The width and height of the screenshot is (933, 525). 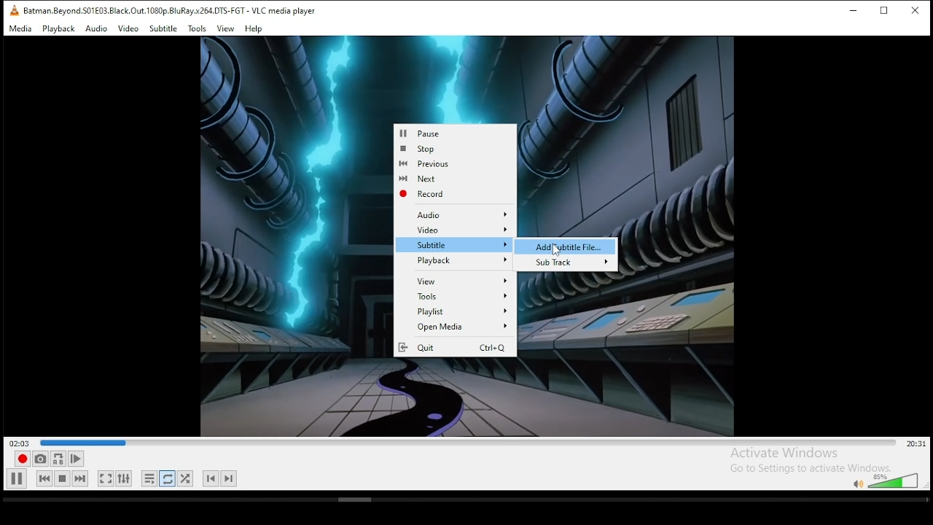 I want to click on Record, so click(x=450, y=194).